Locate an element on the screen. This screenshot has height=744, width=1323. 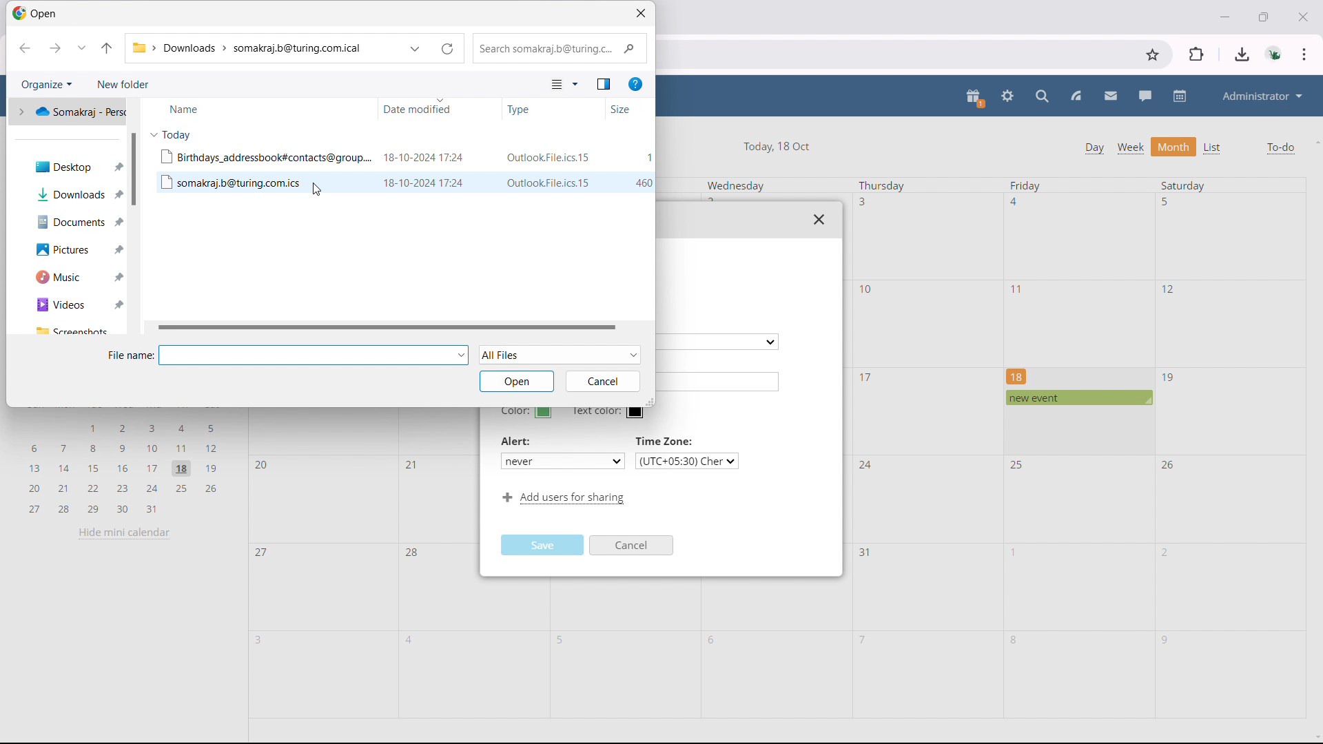
8 is located at coordinates (1015, 640).